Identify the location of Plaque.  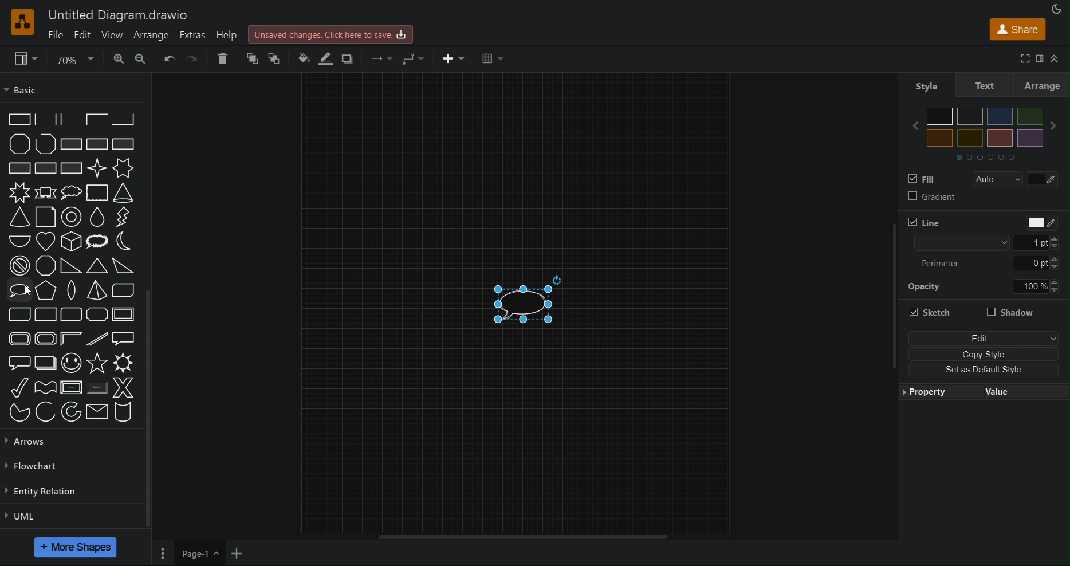
(97, 315).